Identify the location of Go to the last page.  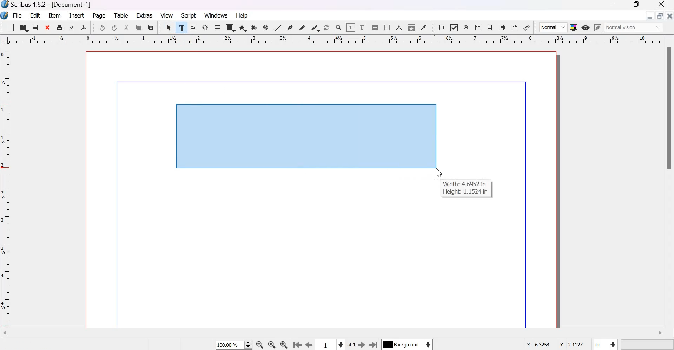
(374, 344).